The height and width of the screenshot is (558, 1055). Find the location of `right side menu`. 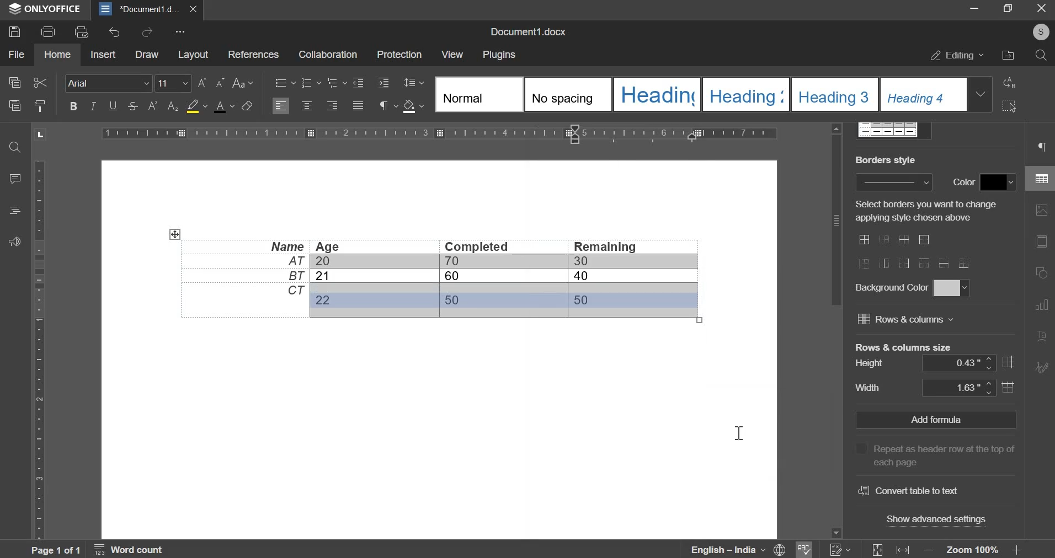

right side menu is located at coordinates (1041, 258).